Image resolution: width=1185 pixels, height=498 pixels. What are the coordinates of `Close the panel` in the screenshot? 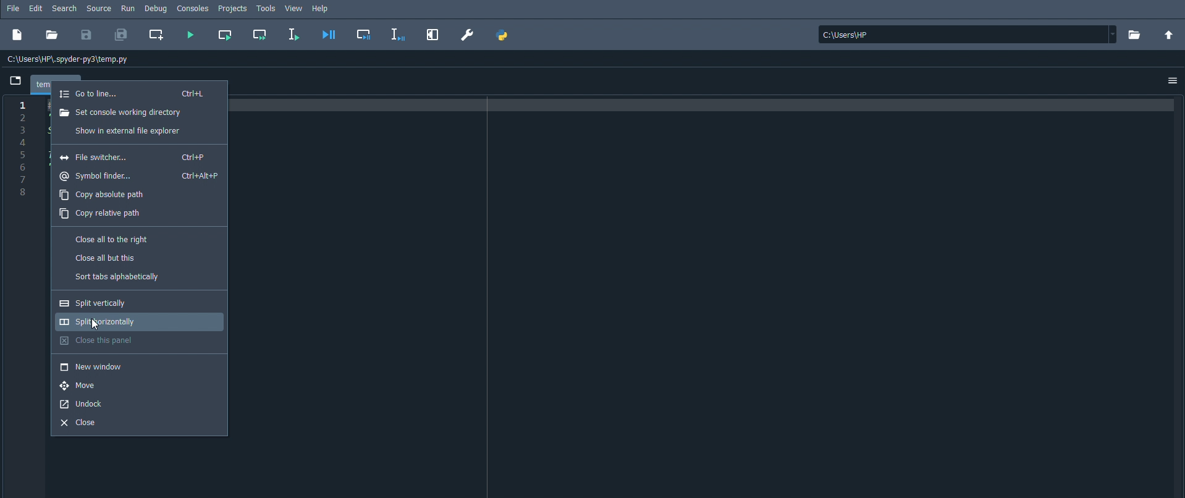 It's located at (103, 340).